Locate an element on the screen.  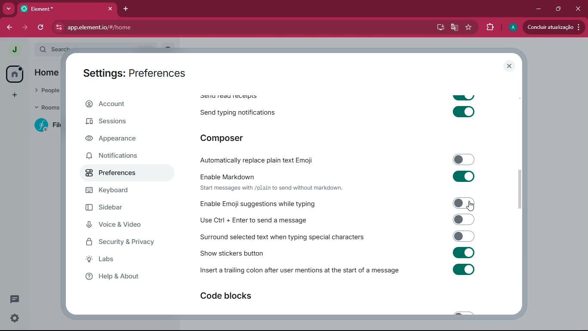
code blocks is located at coordinates (242, 297).